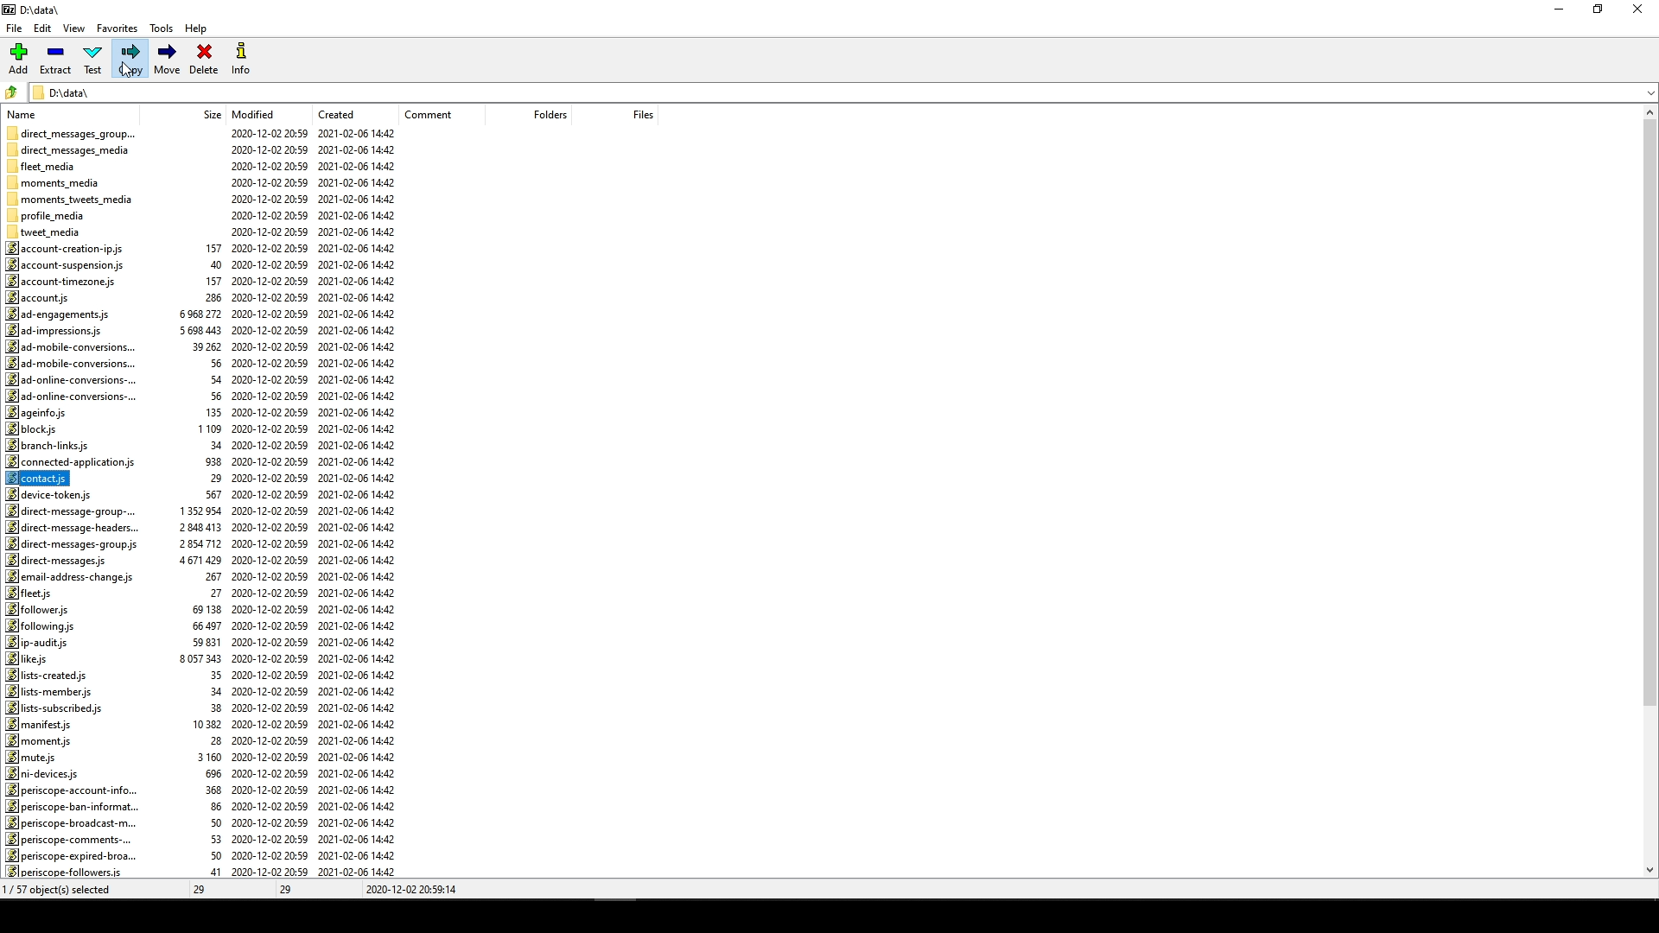 The width and height of the screenshot is (1659, 933). What do you see at coordinates (335, 113) in the screenshot?
I see `created` at bounding box center [335, 113].